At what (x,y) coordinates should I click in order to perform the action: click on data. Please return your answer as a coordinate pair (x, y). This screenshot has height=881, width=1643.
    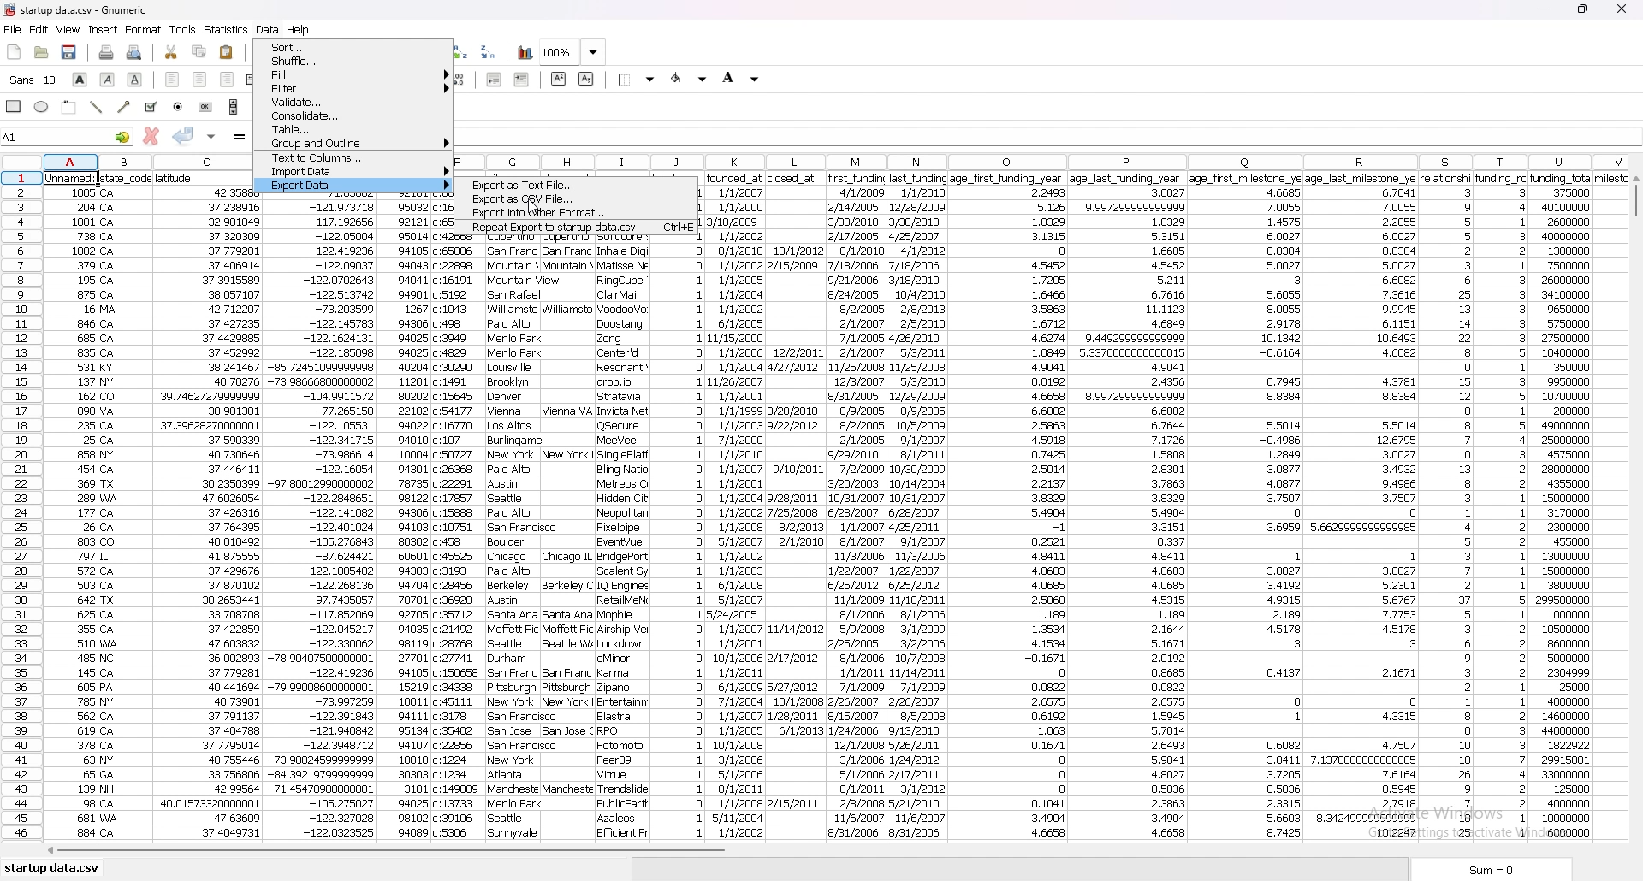
    Looking at the image, I should click on (794, 502).